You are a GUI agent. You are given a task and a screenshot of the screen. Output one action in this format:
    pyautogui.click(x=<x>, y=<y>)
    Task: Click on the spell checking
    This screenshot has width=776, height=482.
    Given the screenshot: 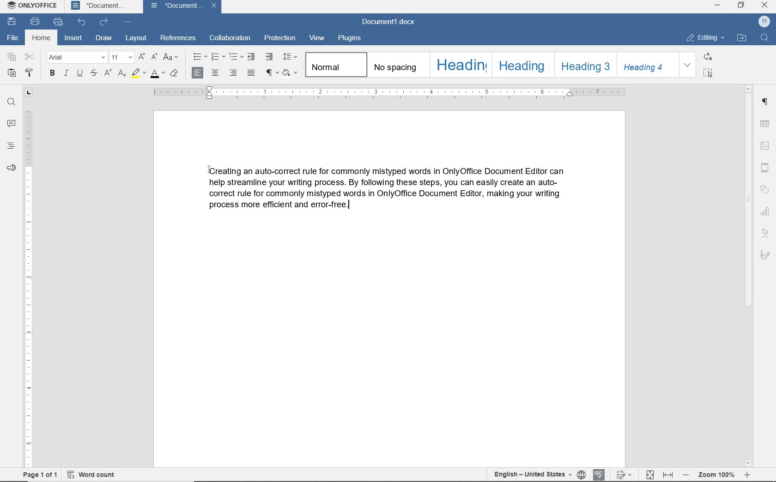 What is the action you would take?
    pyautogui.click(x=597, y=474)
    